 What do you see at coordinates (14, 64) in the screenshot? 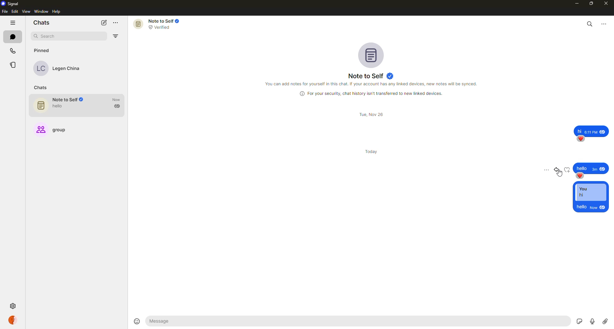
I see `stories` at bounding box center [14, 64].